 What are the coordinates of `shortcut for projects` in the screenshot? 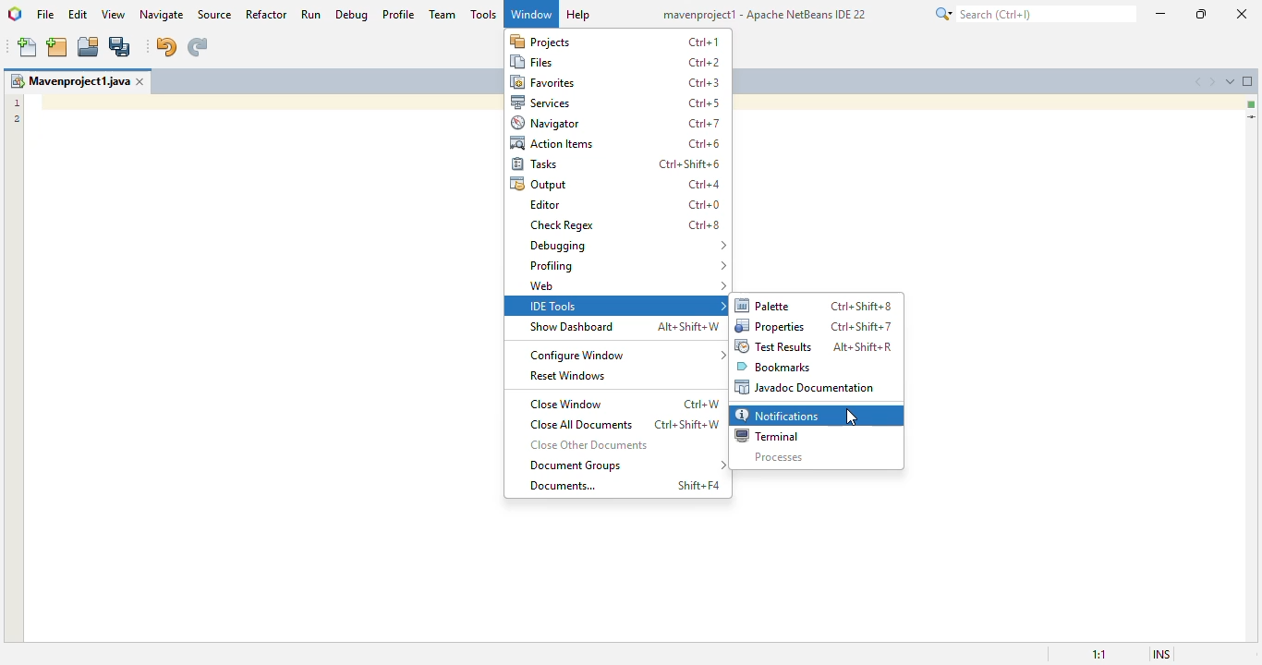 It's located at (703, 42).